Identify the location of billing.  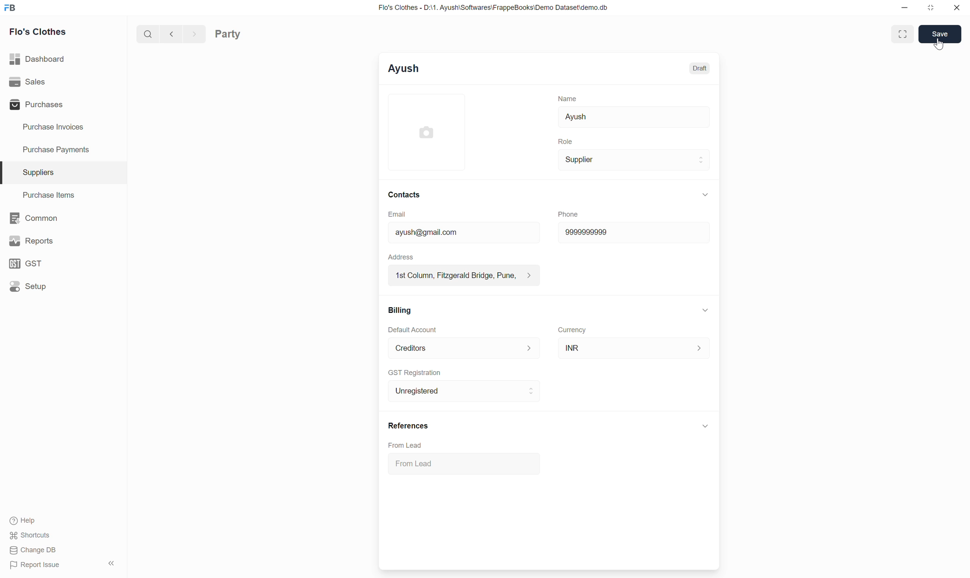
(401, 310).